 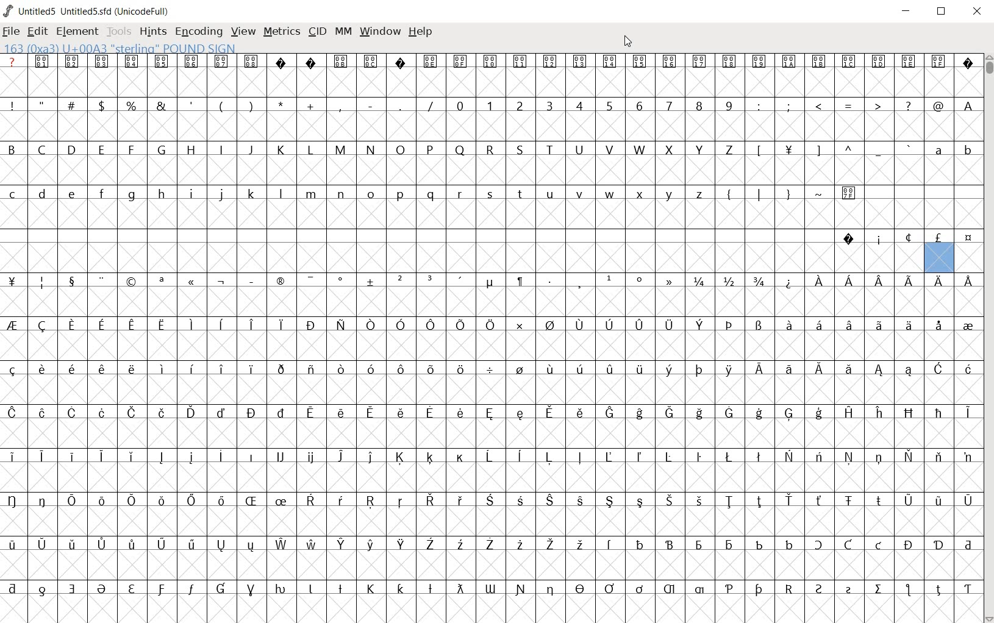 I want to click on B, so click(x=16, y=148).